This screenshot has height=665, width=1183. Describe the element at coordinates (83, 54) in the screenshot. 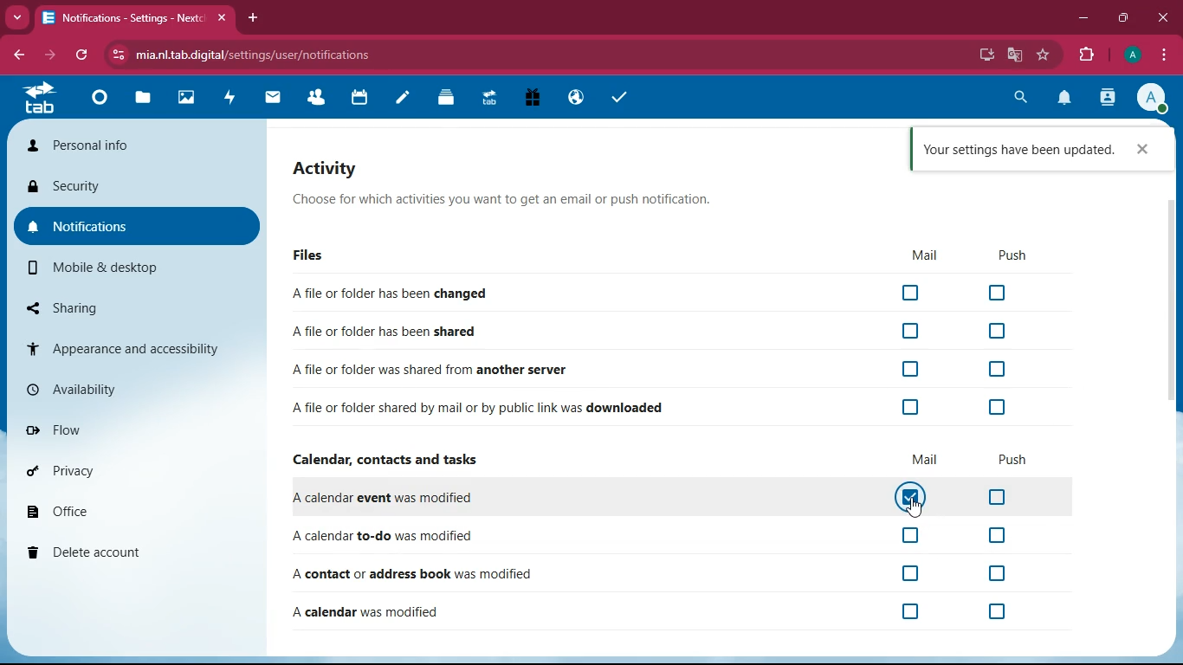

I see `refresh` at that location.